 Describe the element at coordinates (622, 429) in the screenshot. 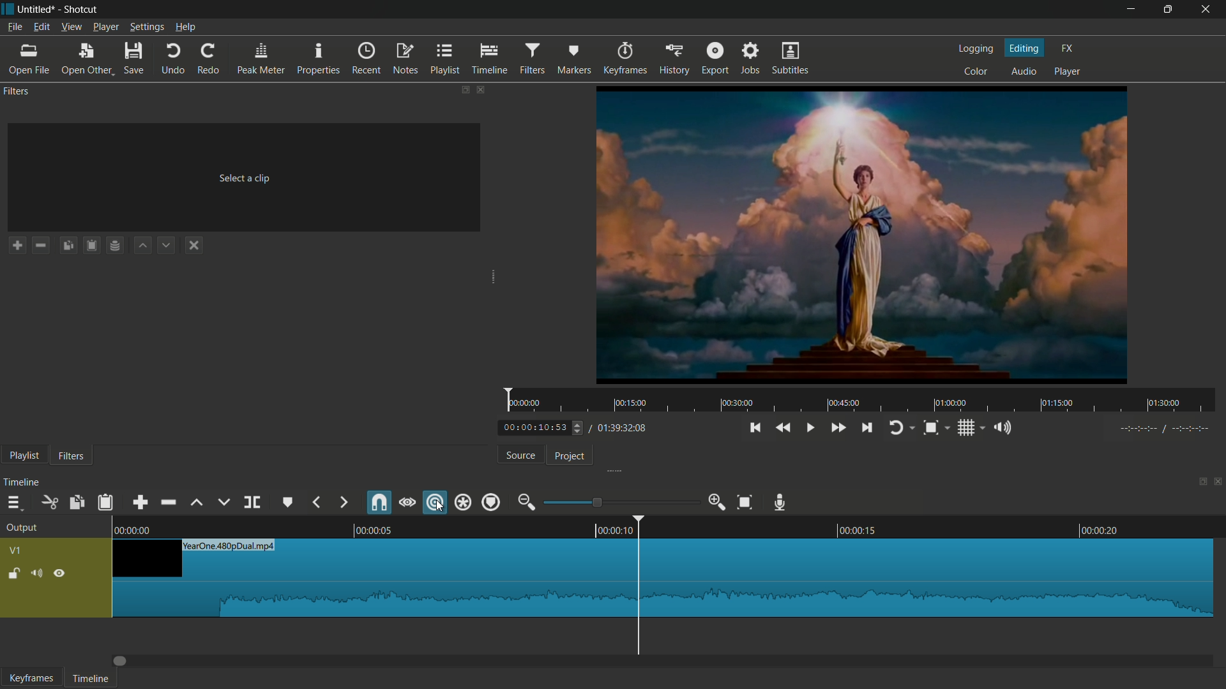

I see `total time` at that location.